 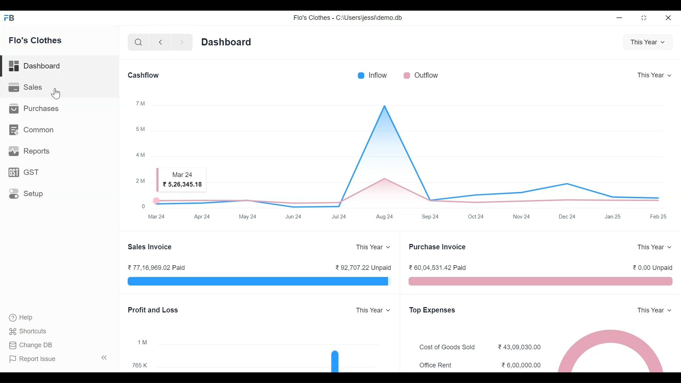 I want to click on Apr 24, so click(x=203, y=217).